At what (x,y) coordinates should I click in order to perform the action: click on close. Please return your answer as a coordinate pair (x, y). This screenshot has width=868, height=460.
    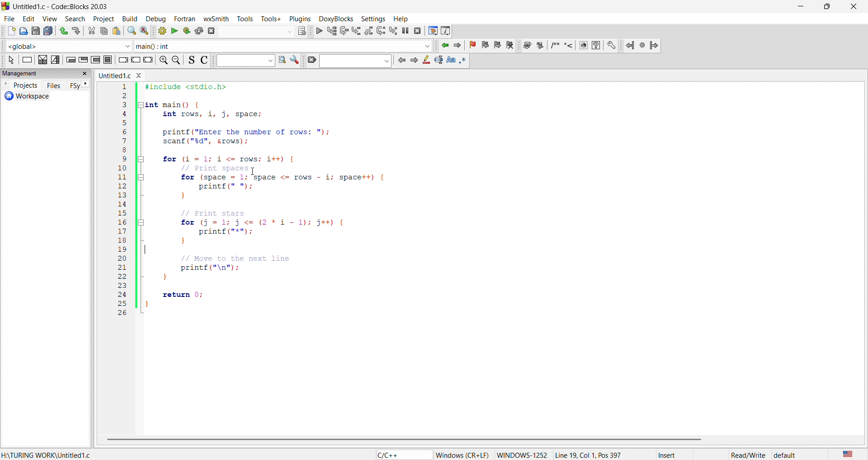
    Looking at the image, I should click on (853, 7).